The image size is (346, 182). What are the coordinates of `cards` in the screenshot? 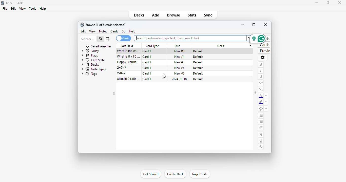 It's located at (264, 45).